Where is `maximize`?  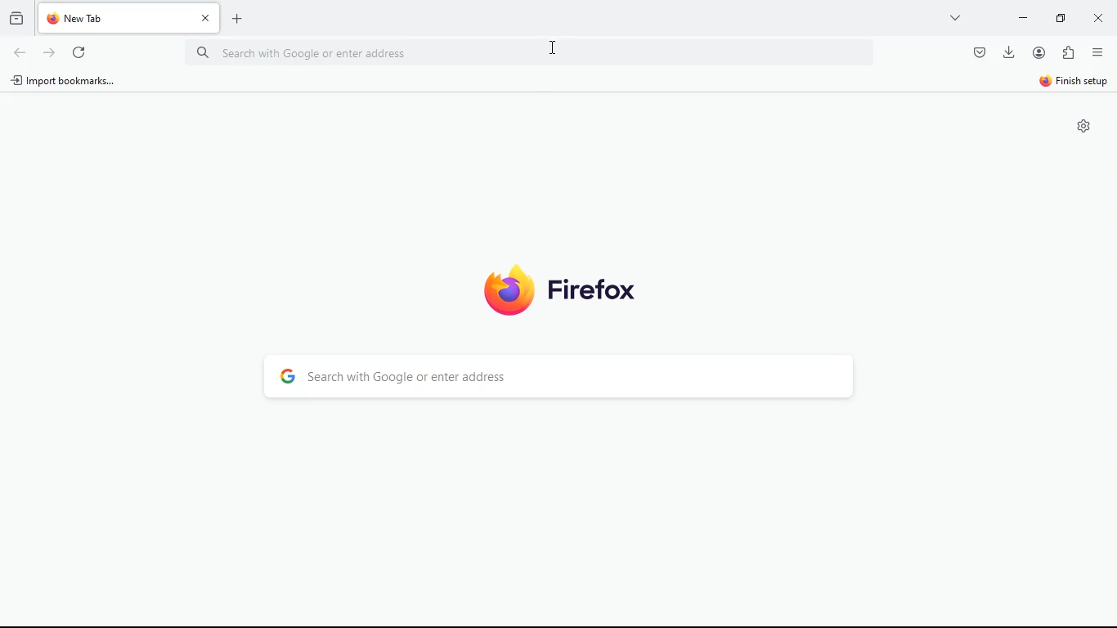
maximize is located at coordinates (1060, 18).